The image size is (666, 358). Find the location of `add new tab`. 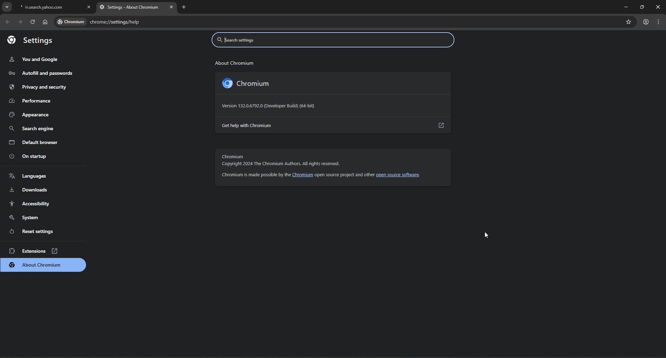

add new tab is located at coordinates (186, 9).